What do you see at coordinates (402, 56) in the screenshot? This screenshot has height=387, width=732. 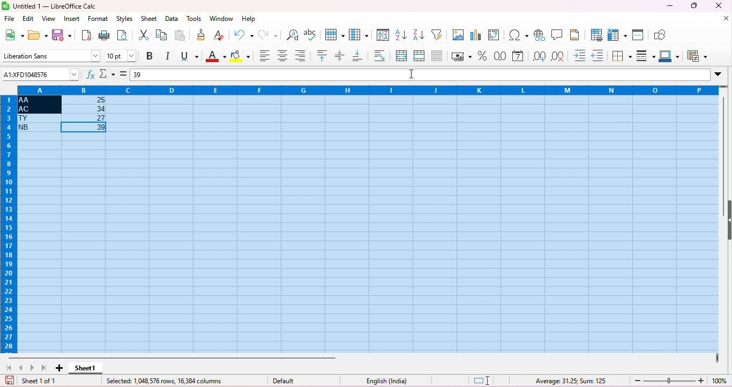 I see `merge and center` at bounding box center [402, 56].